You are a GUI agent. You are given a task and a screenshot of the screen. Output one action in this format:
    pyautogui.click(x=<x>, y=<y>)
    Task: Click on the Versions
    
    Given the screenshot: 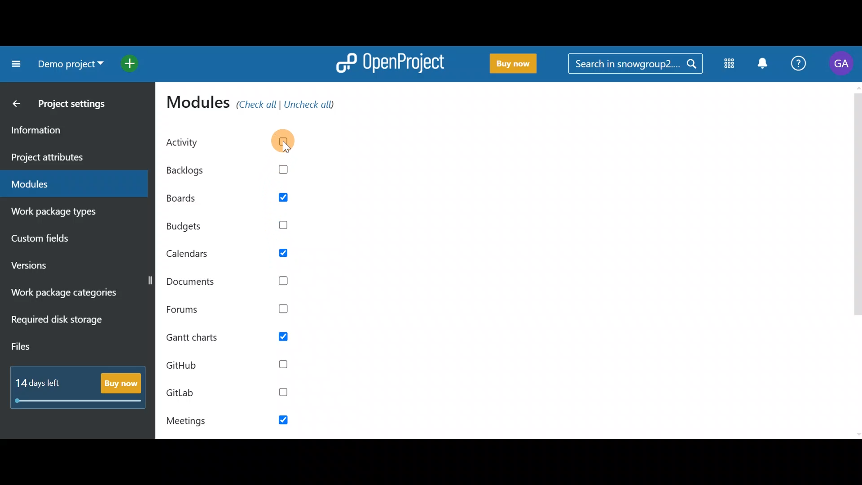 What is the action you would take?
    pyautogui.click(x=46, y=266)
    